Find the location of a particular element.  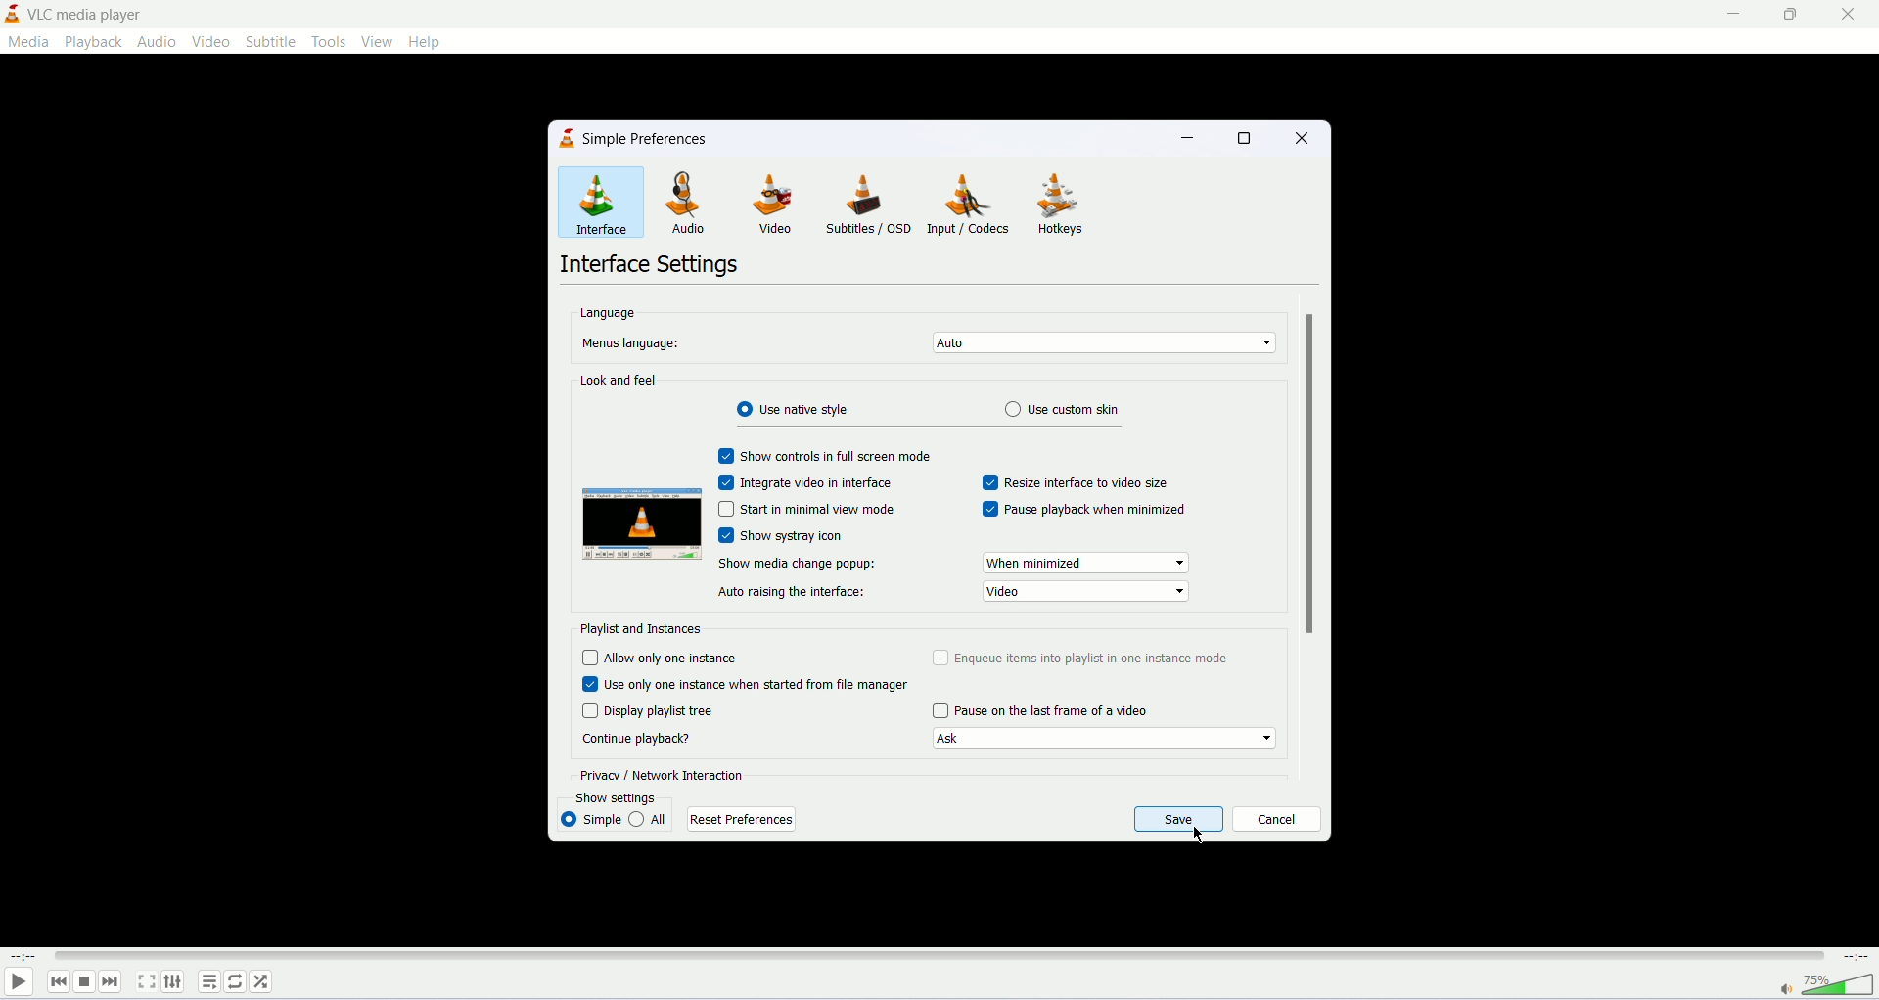

show settings is located at coordinates (615, 796).